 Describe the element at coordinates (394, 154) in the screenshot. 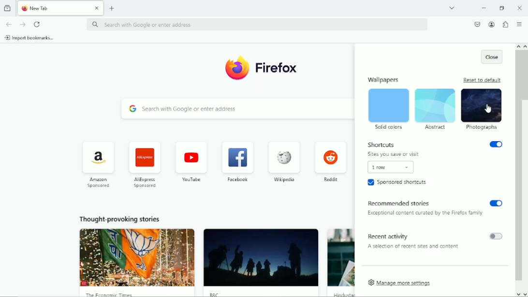

I see `Sites you save or visit` at that location.